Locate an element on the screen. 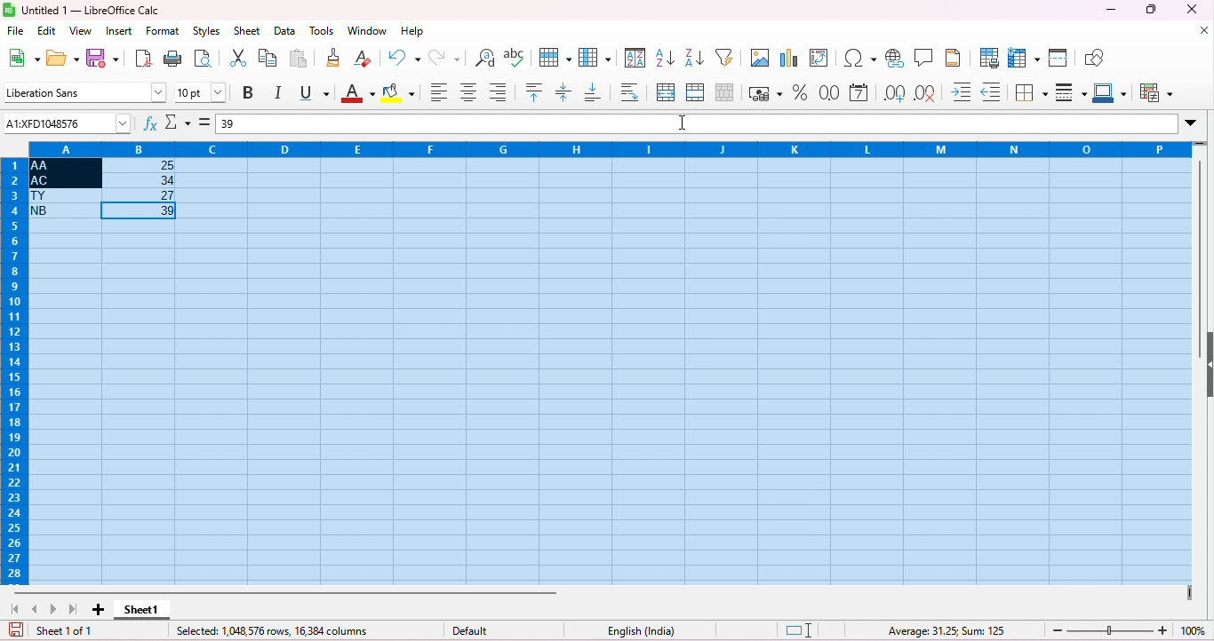 Image resolution: width=1214 pixels, height=641 pixels. formula bar is located at coordinates (708, 124).